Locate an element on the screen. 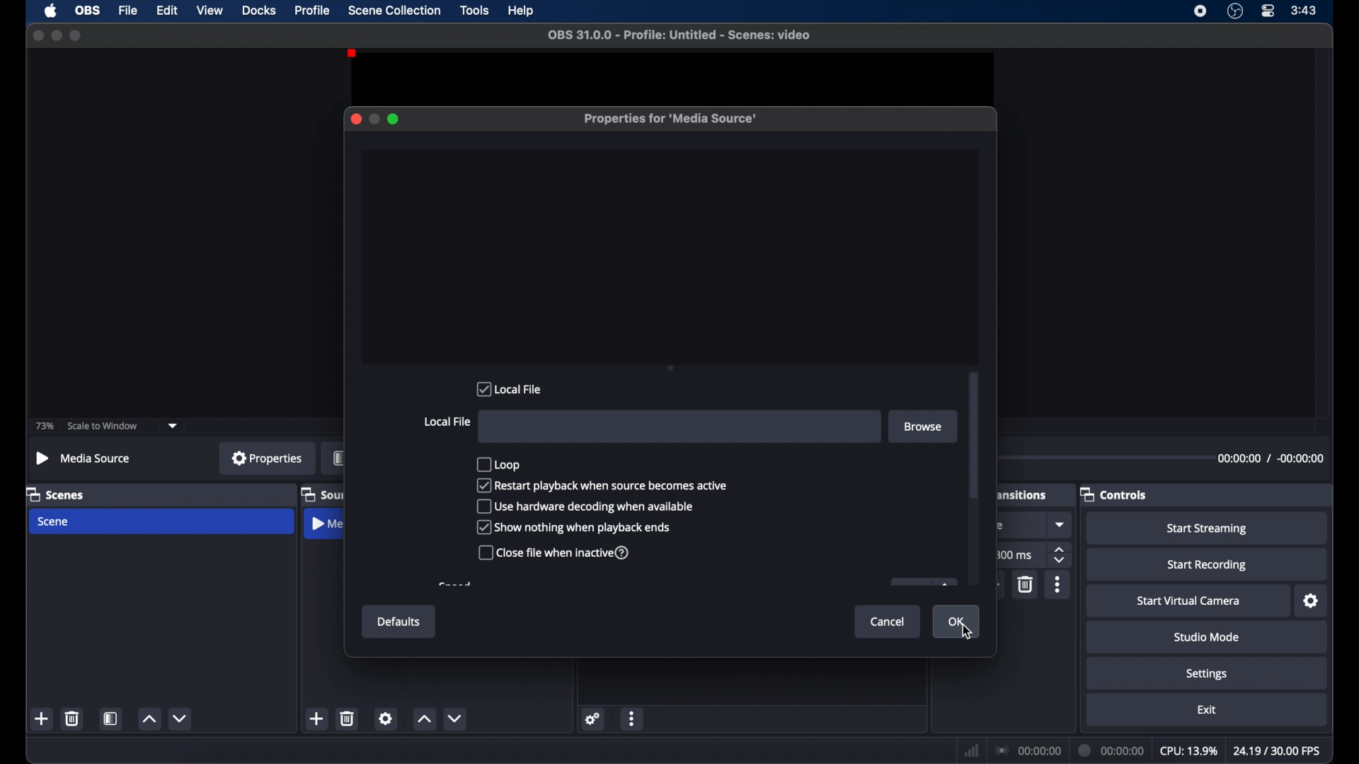  scene filters is located at coordinates (111, 718).